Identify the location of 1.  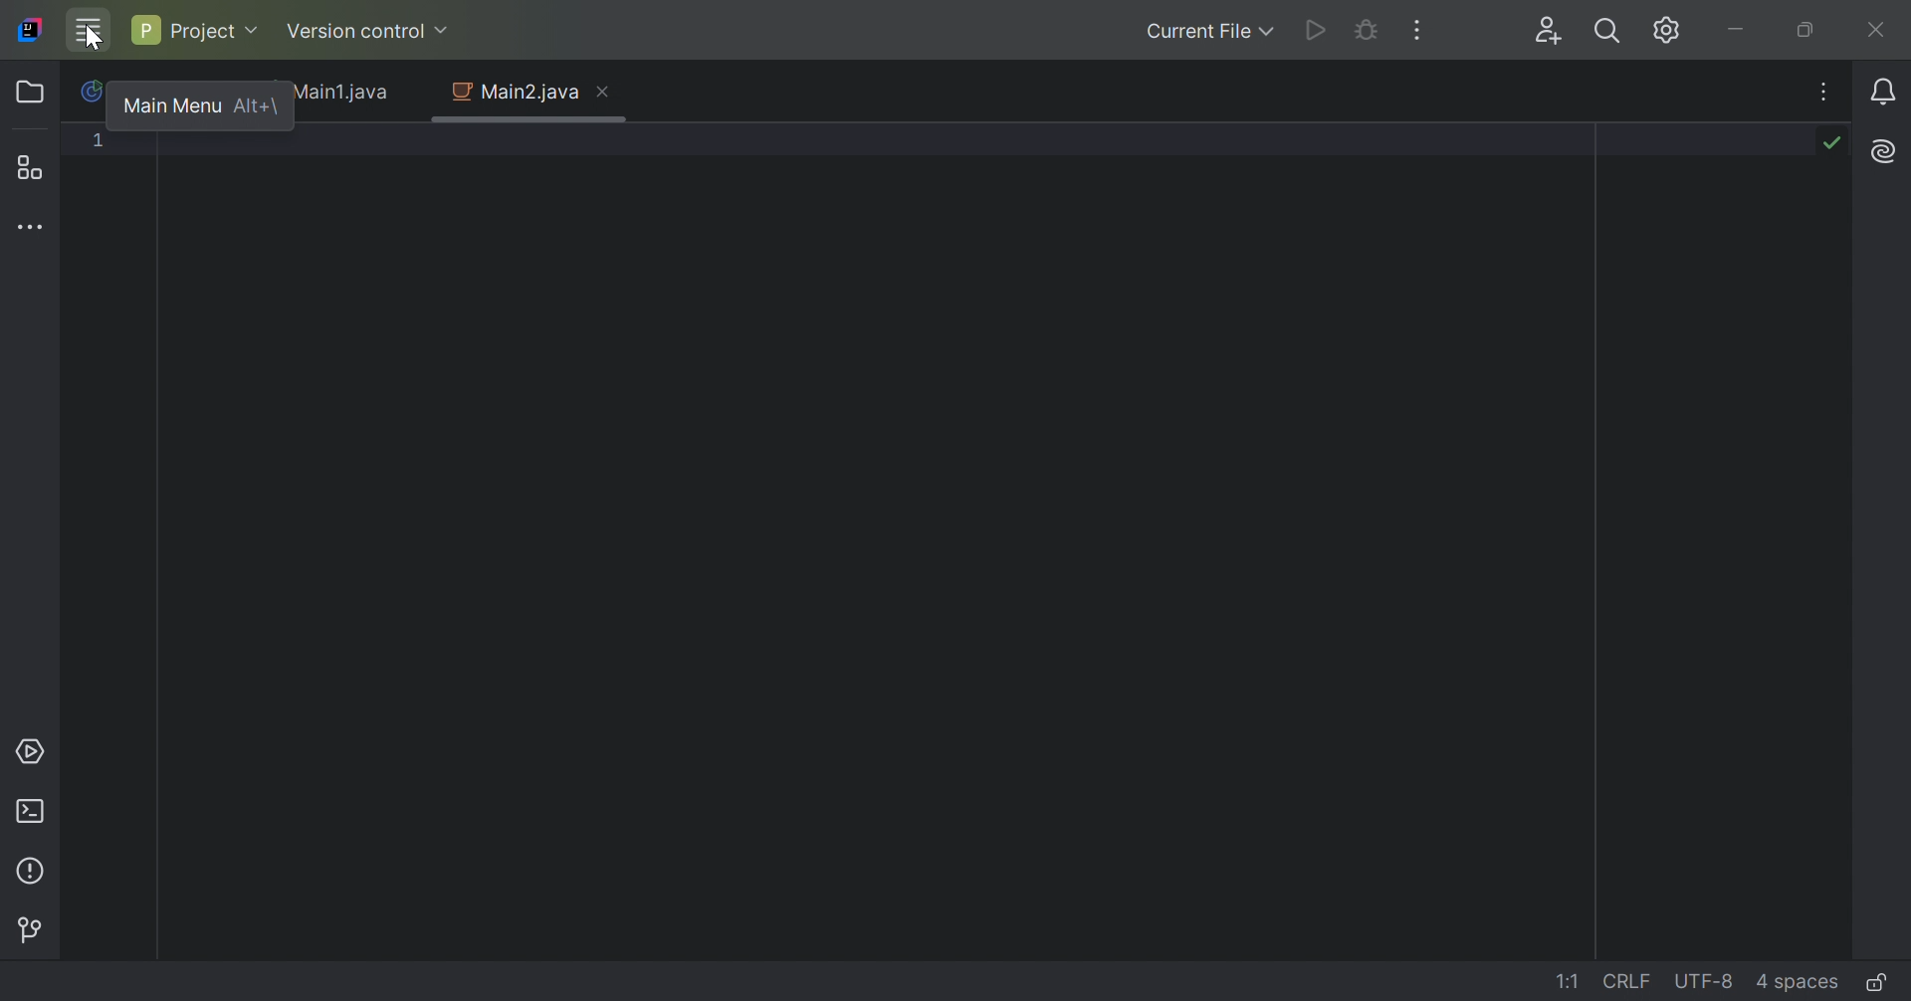
(101, 144).